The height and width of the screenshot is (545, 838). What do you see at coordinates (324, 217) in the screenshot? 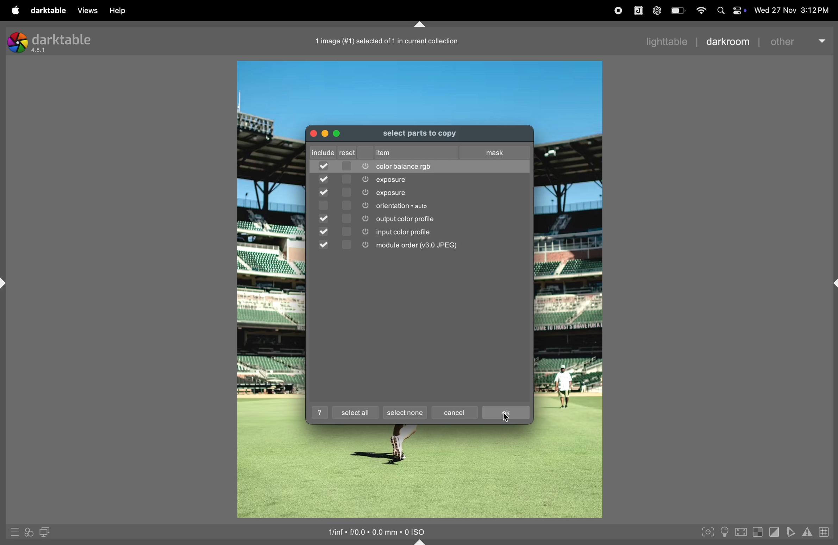
I see `check box` at bounding box center [324, 217].